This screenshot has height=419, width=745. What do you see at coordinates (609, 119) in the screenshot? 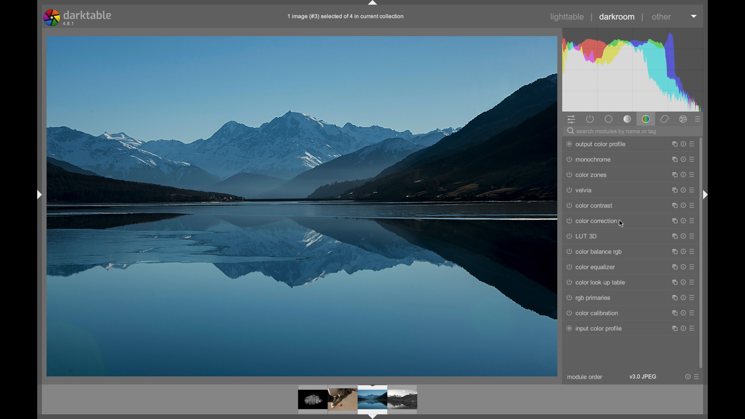
I see `base` at bounding box center [609, 119].